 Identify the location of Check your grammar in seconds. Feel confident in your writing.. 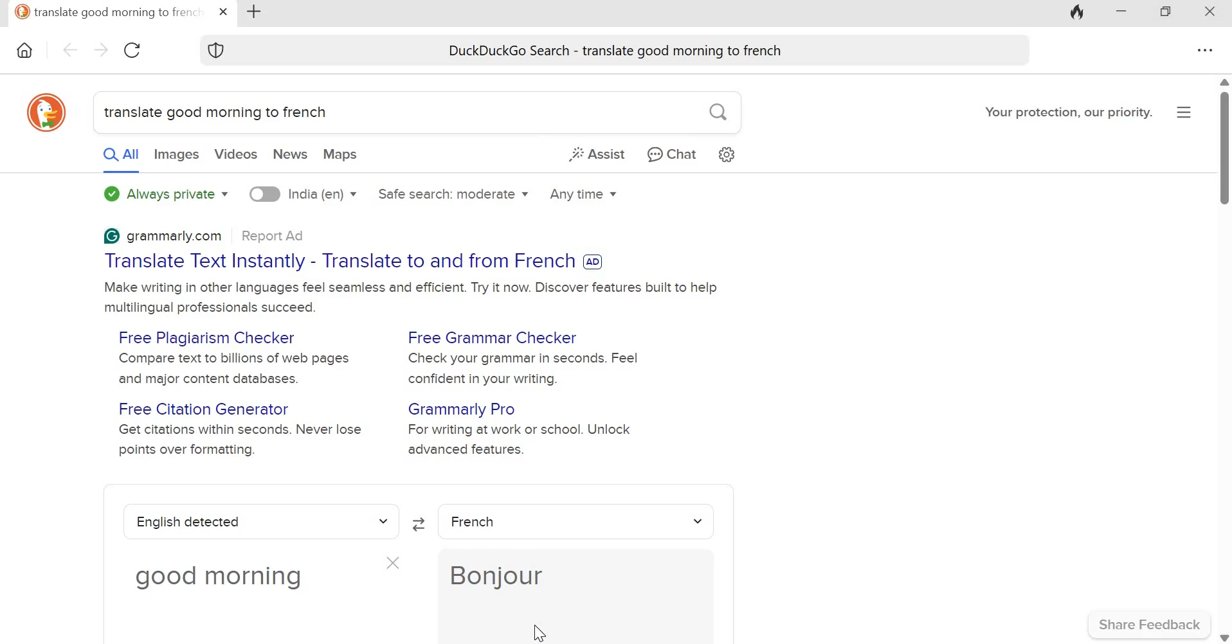
(530, 368).